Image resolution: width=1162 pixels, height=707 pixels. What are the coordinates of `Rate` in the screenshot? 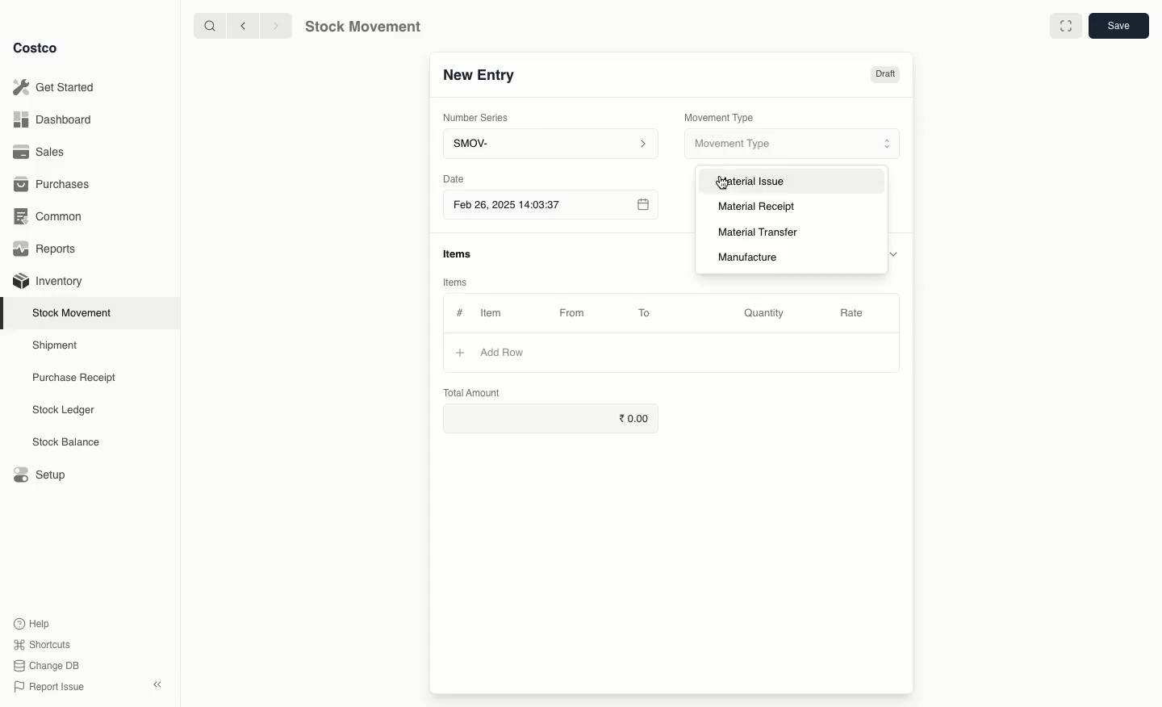 It's located at (852, 311).